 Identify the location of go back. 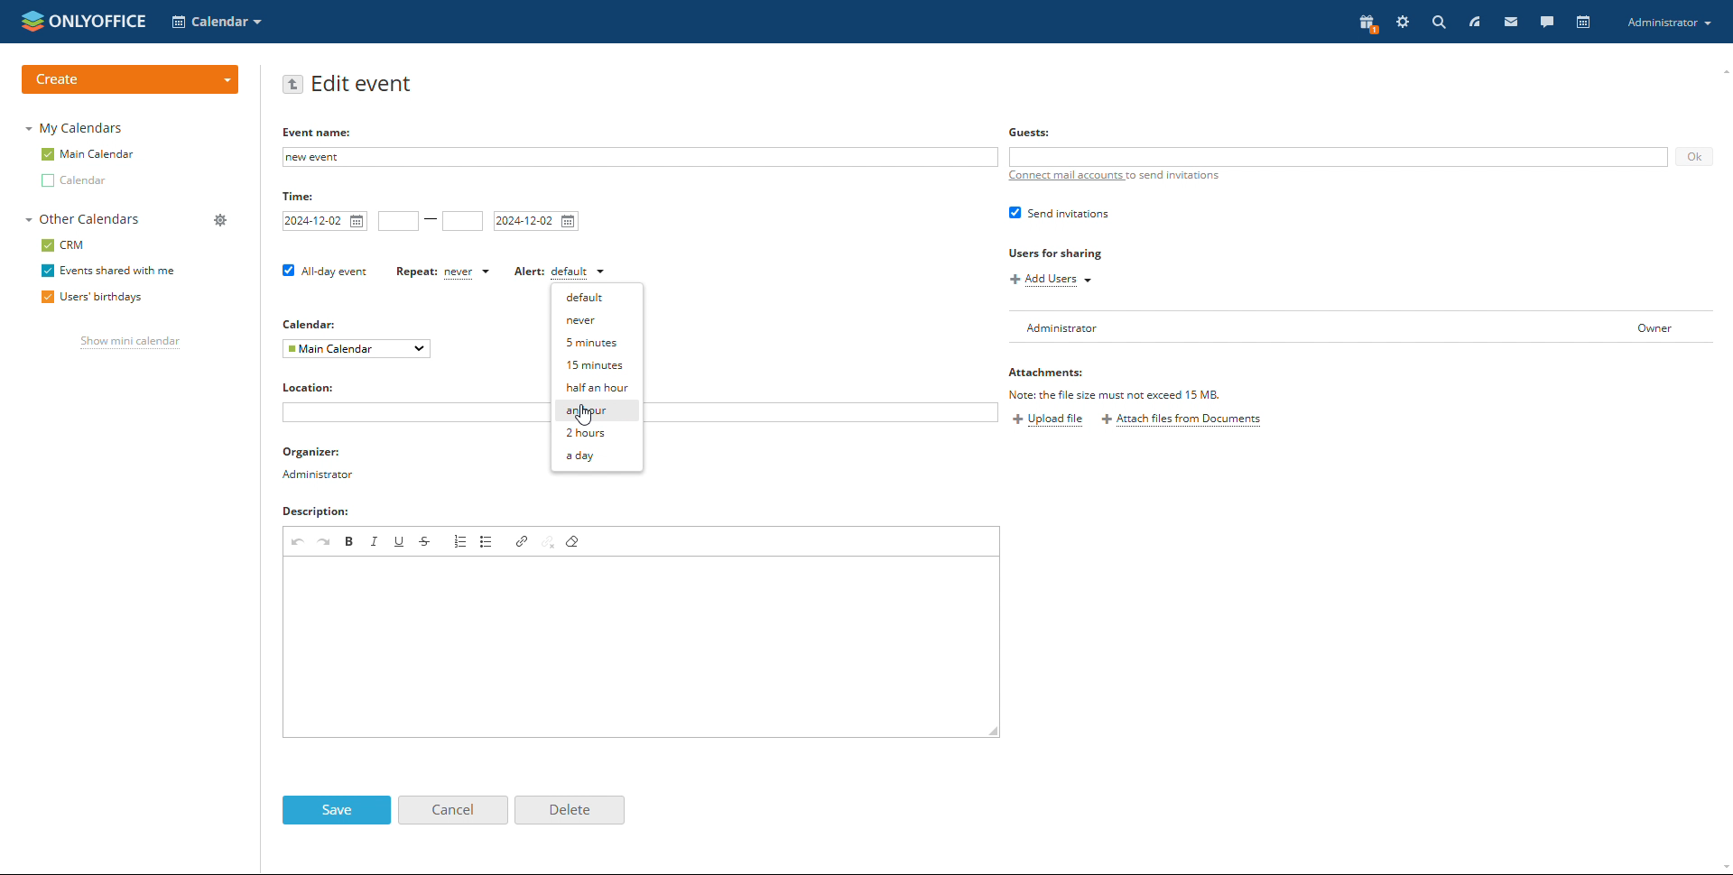
(292, 84).